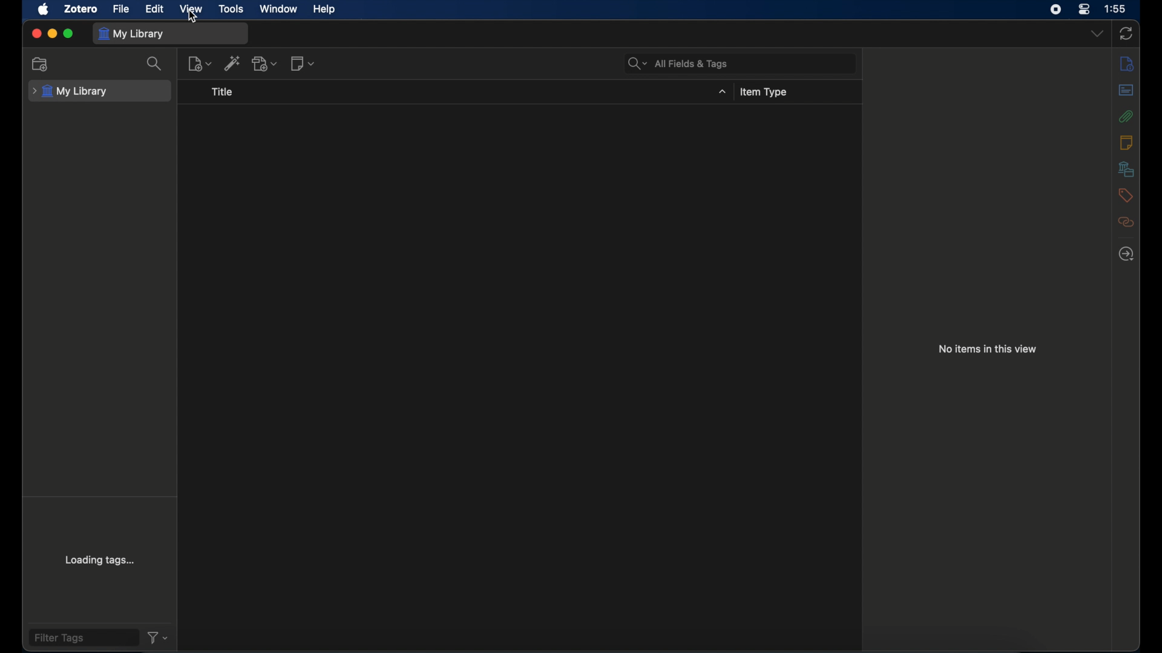 This screenshot has height=653, width=1162. What do you see at coordinates (1097, 34) in the screenshot?
I see `dropdown` at bounding box center [1097, 34].